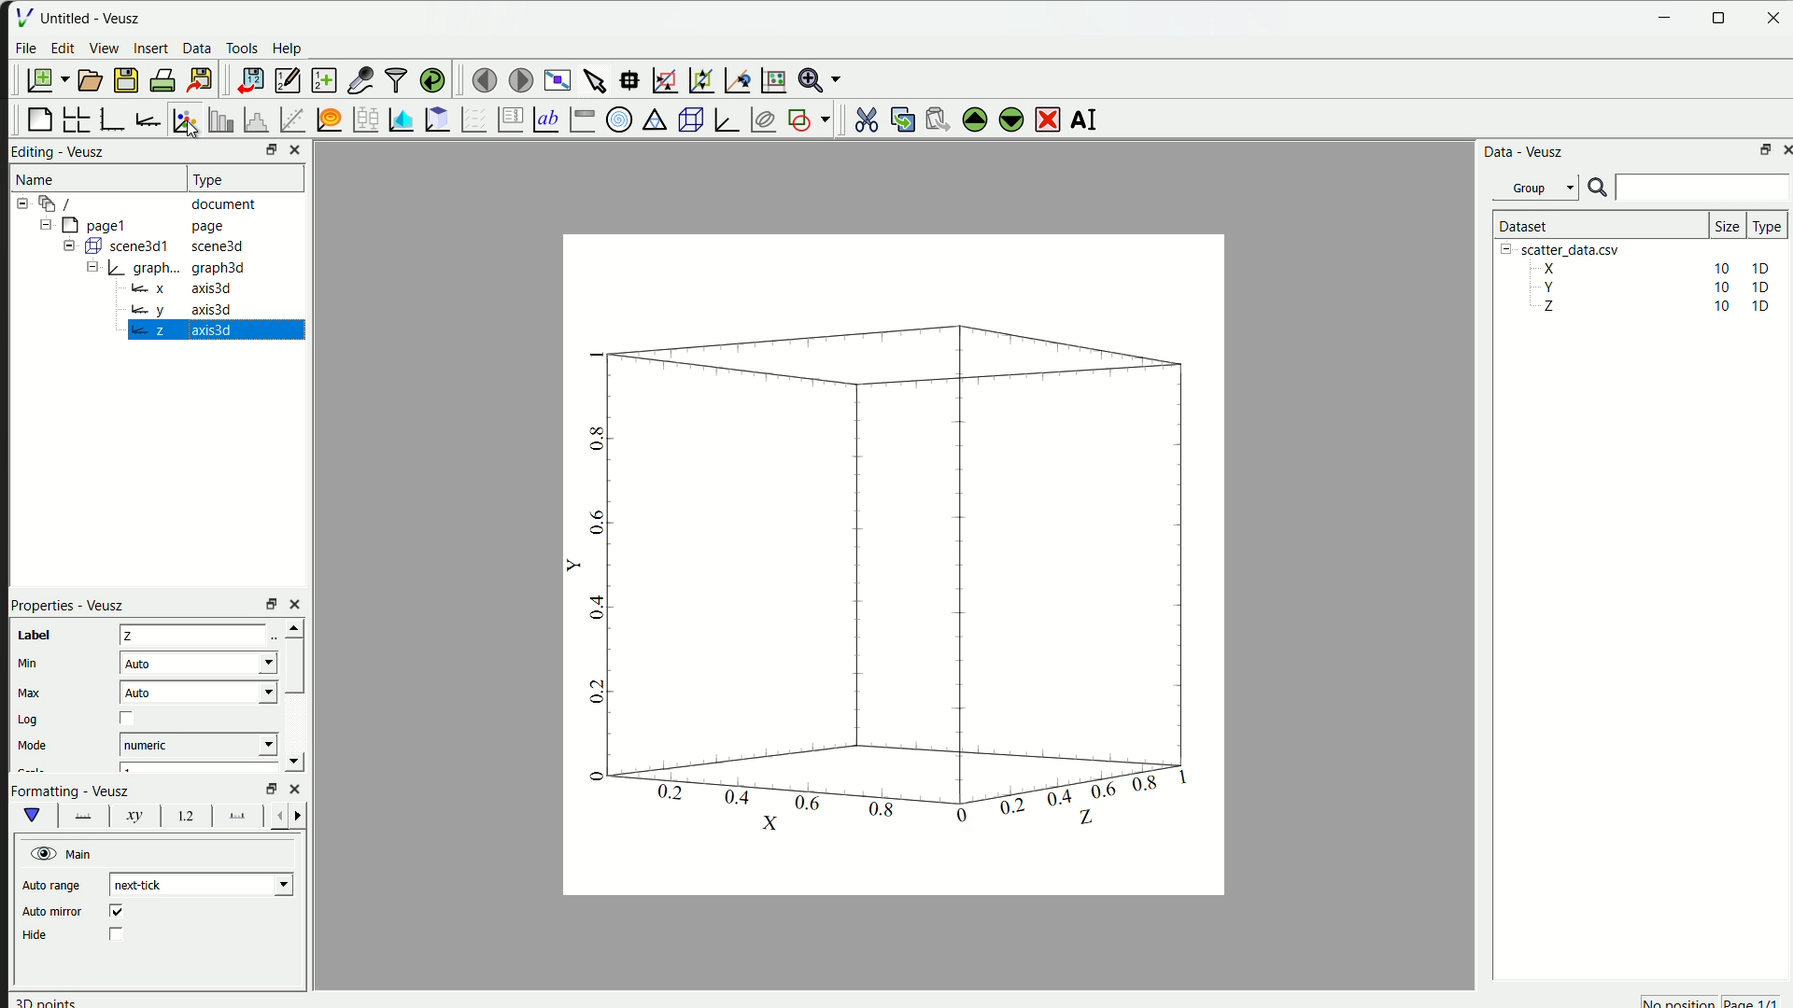  What do you see at coordinates (1764, 226) in the screenshot?
I see `| Type` at bounding box center [1764, 226].